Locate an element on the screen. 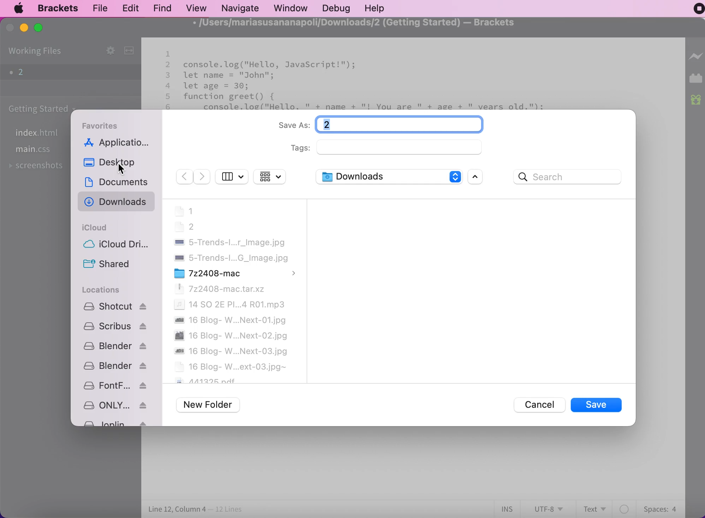 The image size is (705, 518). live preview is located at coordinates (696, 60).